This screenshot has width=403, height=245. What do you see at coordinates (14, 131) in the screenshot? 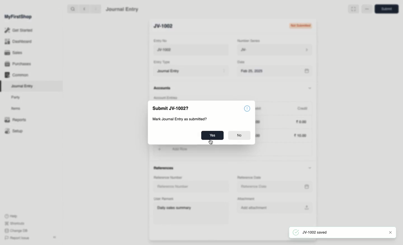
I see `Setup` at bounding box center [14, 131].